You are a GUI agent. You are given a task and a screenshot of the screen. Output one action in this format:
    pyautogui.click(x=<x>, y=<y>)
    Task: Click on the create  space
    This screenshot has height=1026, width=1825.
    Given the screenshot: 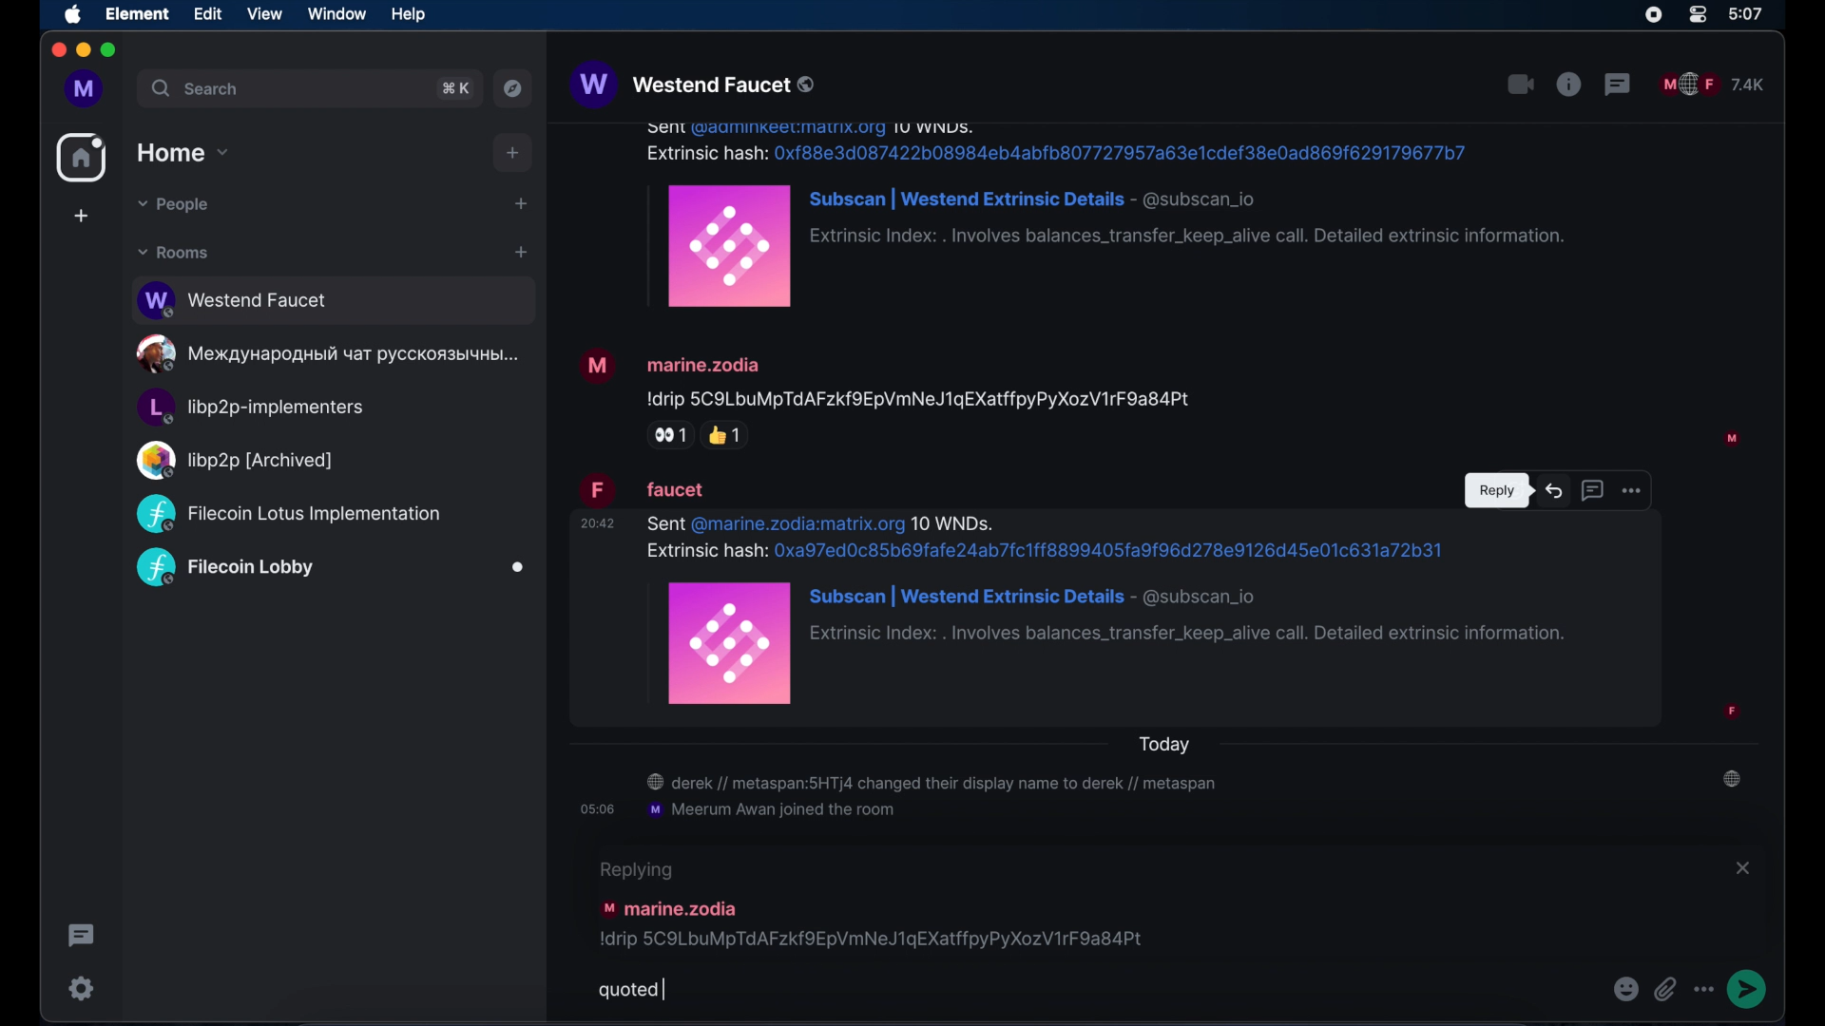 What is the action you would take?
    pyautogui.click(x=83, y=217)
    